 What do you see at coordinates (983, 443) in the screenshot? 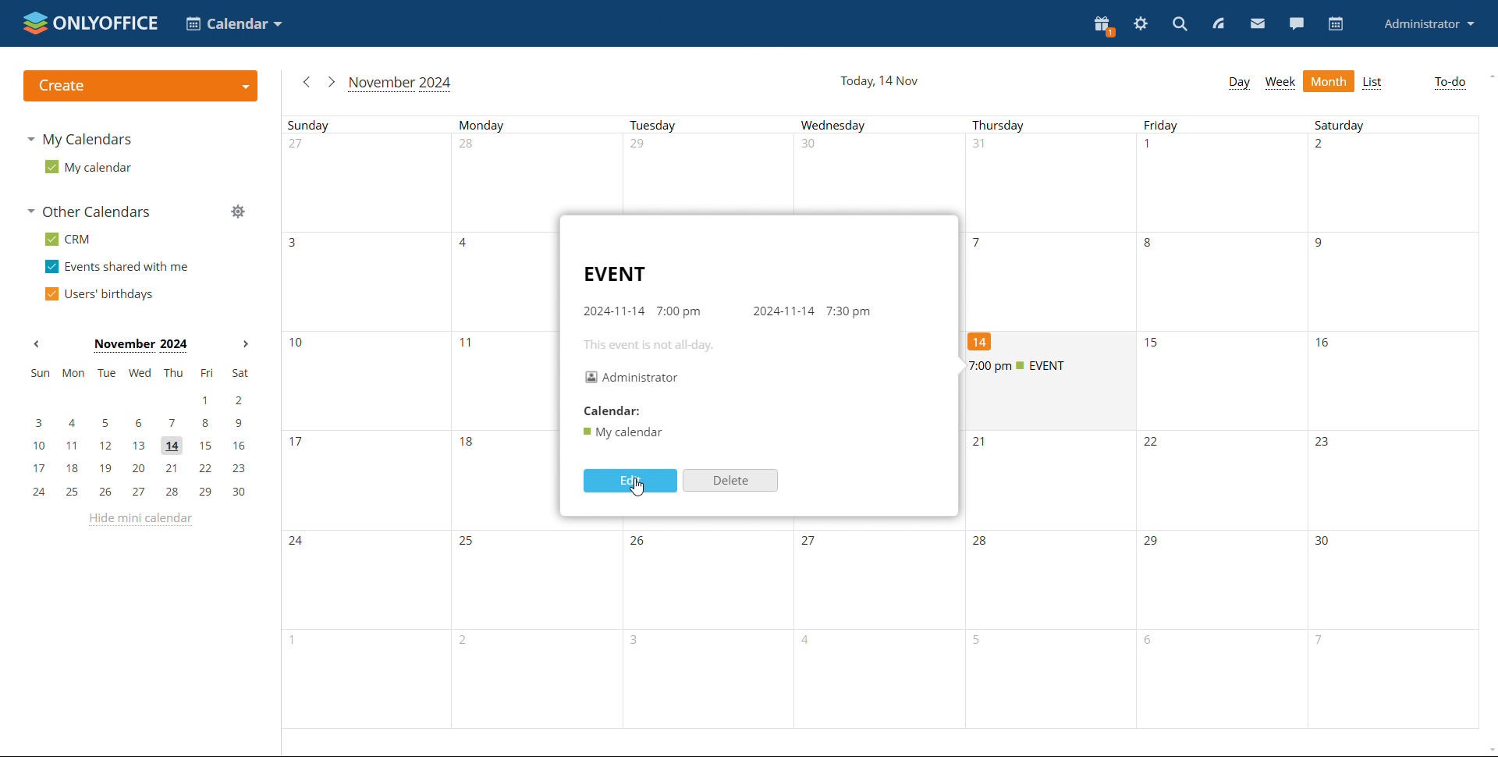
I see `number` at bounding box center [983, 443].